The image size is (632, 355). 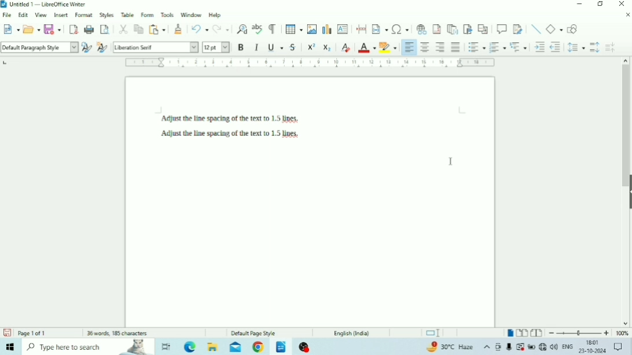 What do you see at coordinates (438, 28) in the screenshot?
I see `Insert Footnote` at bounding box center [438, 28].